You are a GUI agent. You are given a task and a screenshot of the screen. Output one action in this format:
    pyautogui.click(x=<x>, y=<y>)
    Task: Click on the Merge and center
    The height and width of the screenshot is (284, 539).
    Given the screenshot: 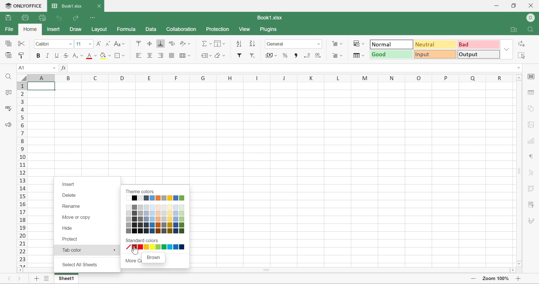 What is the action you would take?
    pyautogui.click(x=186, y=56)
    